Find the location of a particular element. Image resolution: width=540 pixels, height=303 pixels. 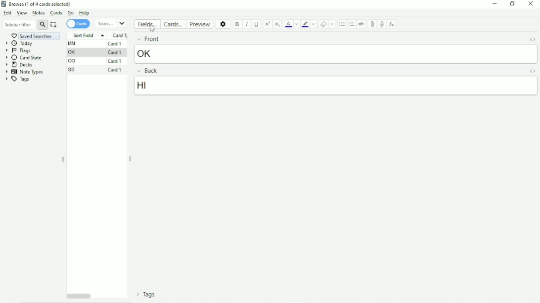

Edit is located at coordinates (8, 13).